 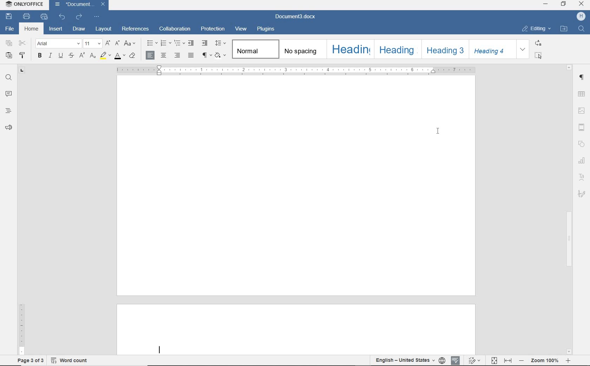 What do you see at coordinates (108, 43) in the screenshot?
I see `INCREASE FONT SIZE` at bounding box center [108, 43].